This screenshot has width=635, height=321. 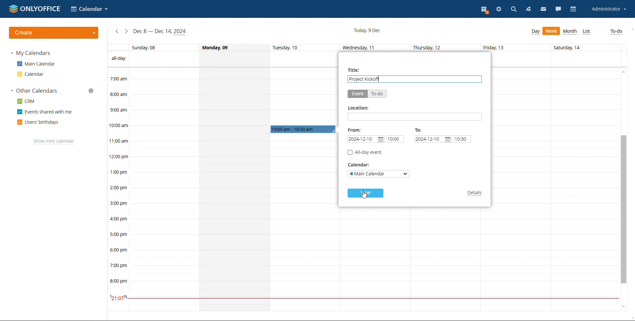 What do you see at coordinates (363, 48) in the screenshot?
I see `days` at bounding box center [363, 48].